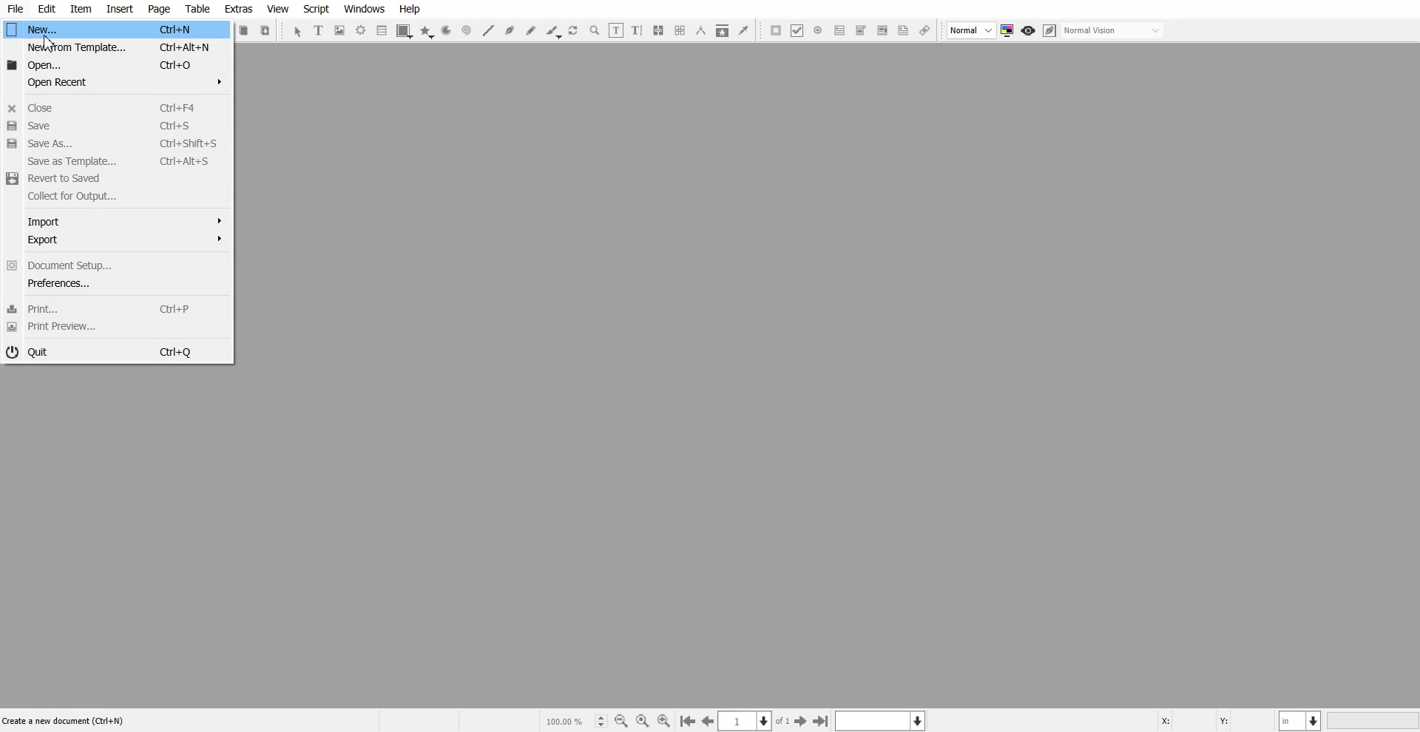 This screenshot has width=1420, height=732. I want to click on Revert to Saved, so click(115, 179).